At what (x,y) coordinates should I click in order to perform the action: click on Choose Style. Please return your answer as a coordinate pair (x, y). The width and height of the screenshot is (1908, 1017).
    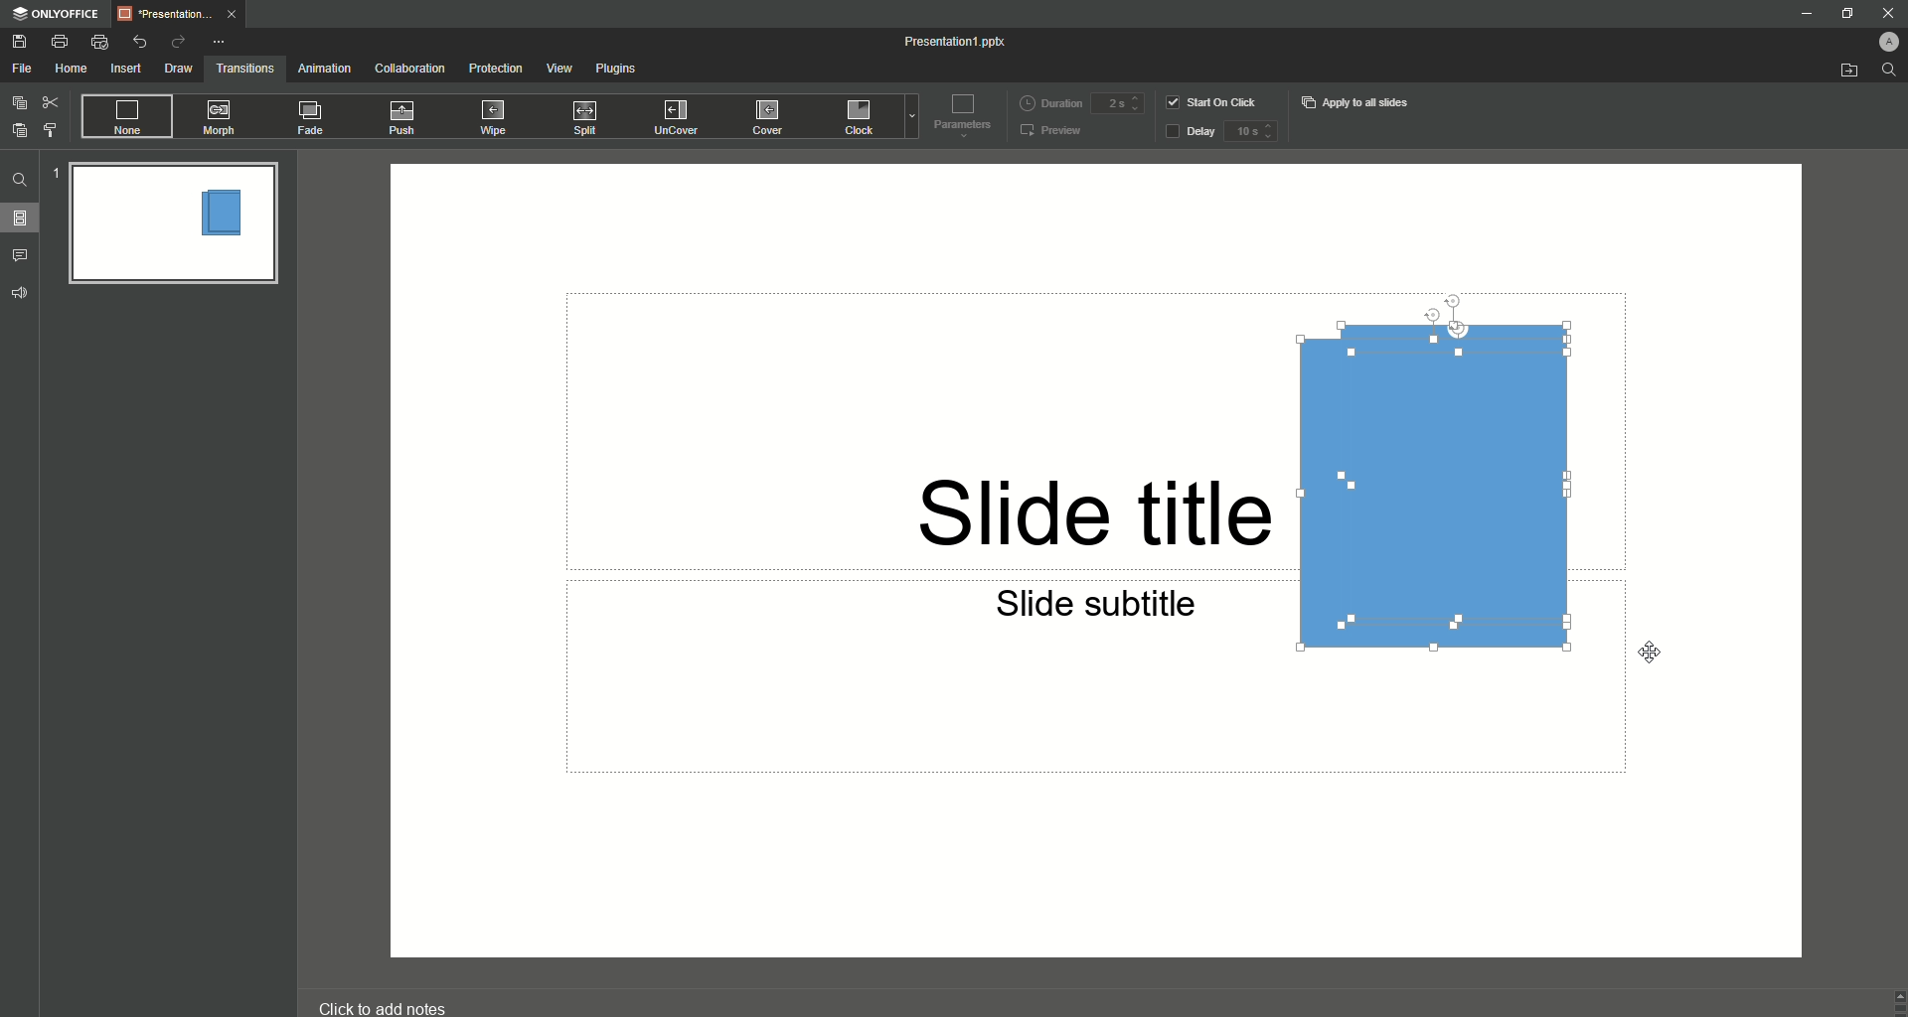
    Looking at the image, I should click on (51, 130).